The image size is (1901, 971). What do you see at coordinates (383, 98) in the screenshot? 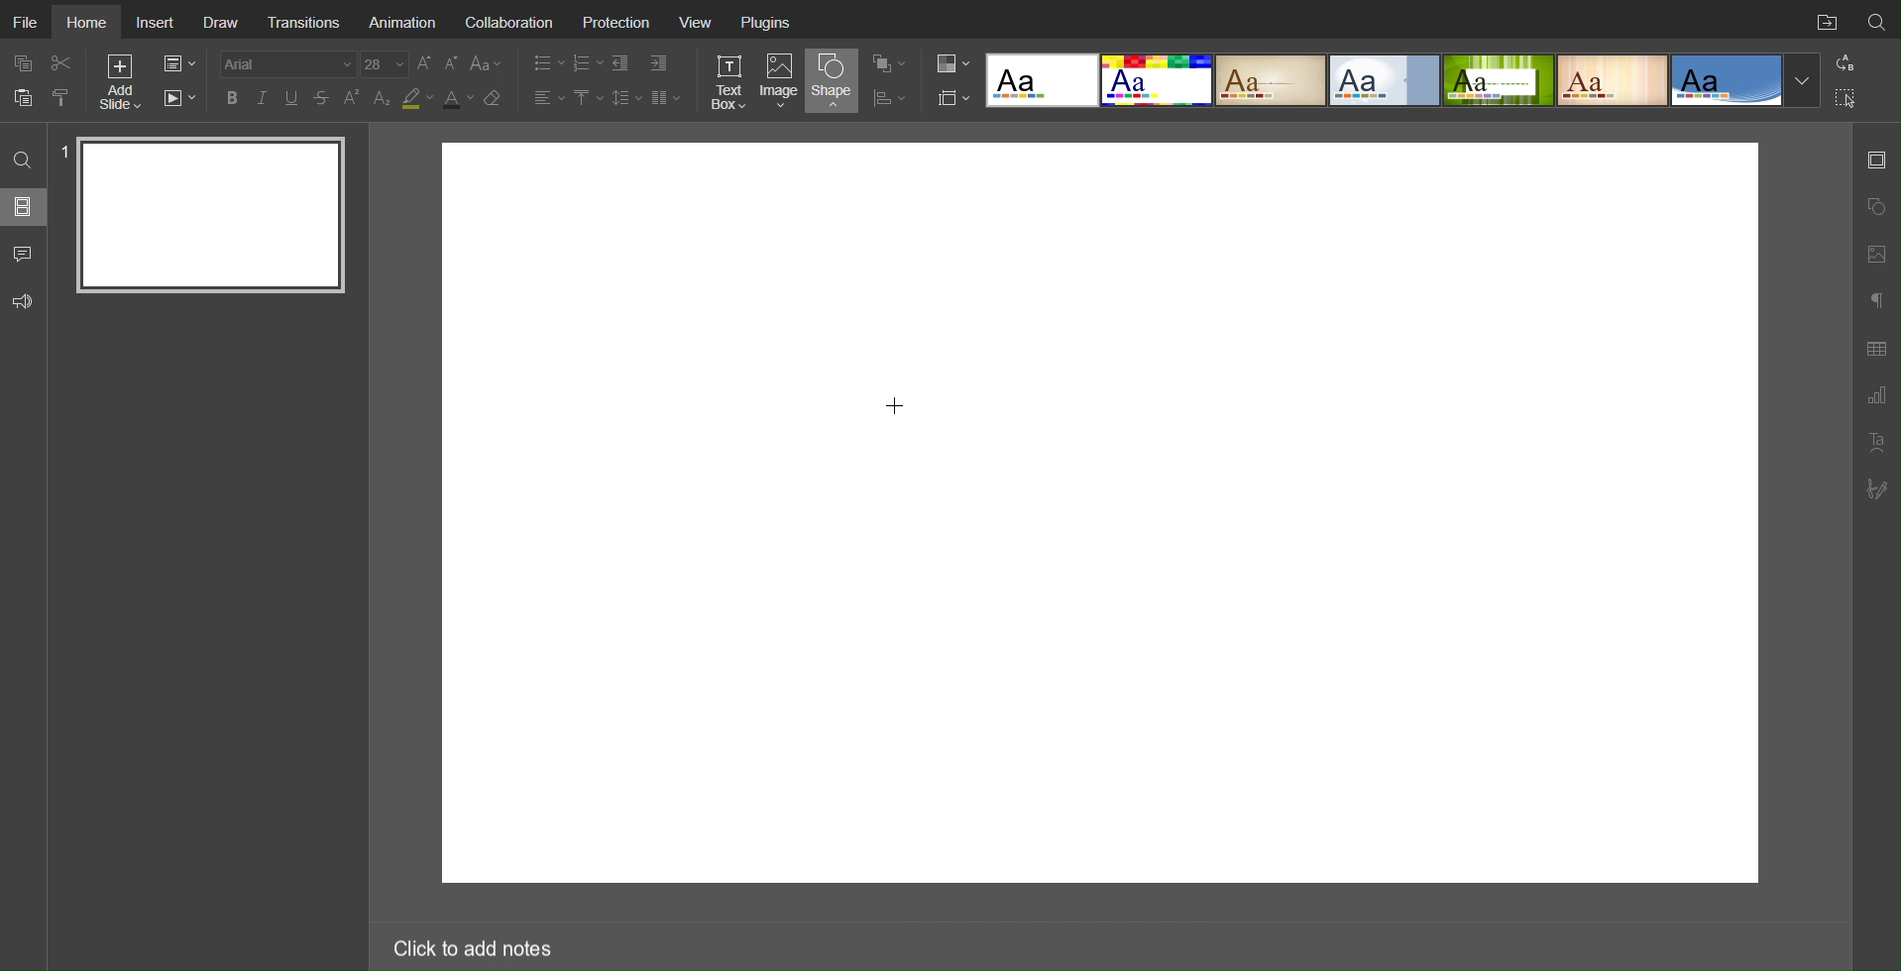
I see `Subscript` at bounding box center [383, 98].